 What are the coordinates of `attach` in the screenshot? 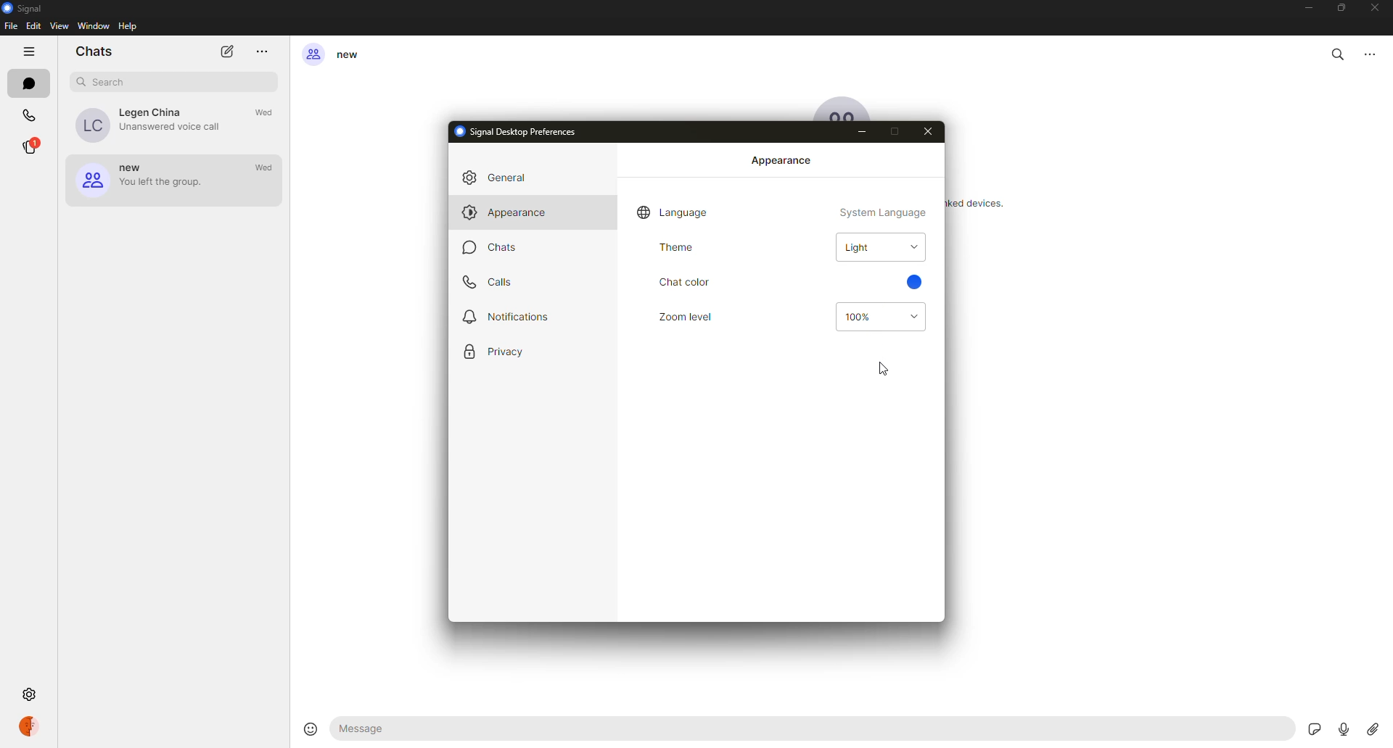 It's located at (1372, 730).